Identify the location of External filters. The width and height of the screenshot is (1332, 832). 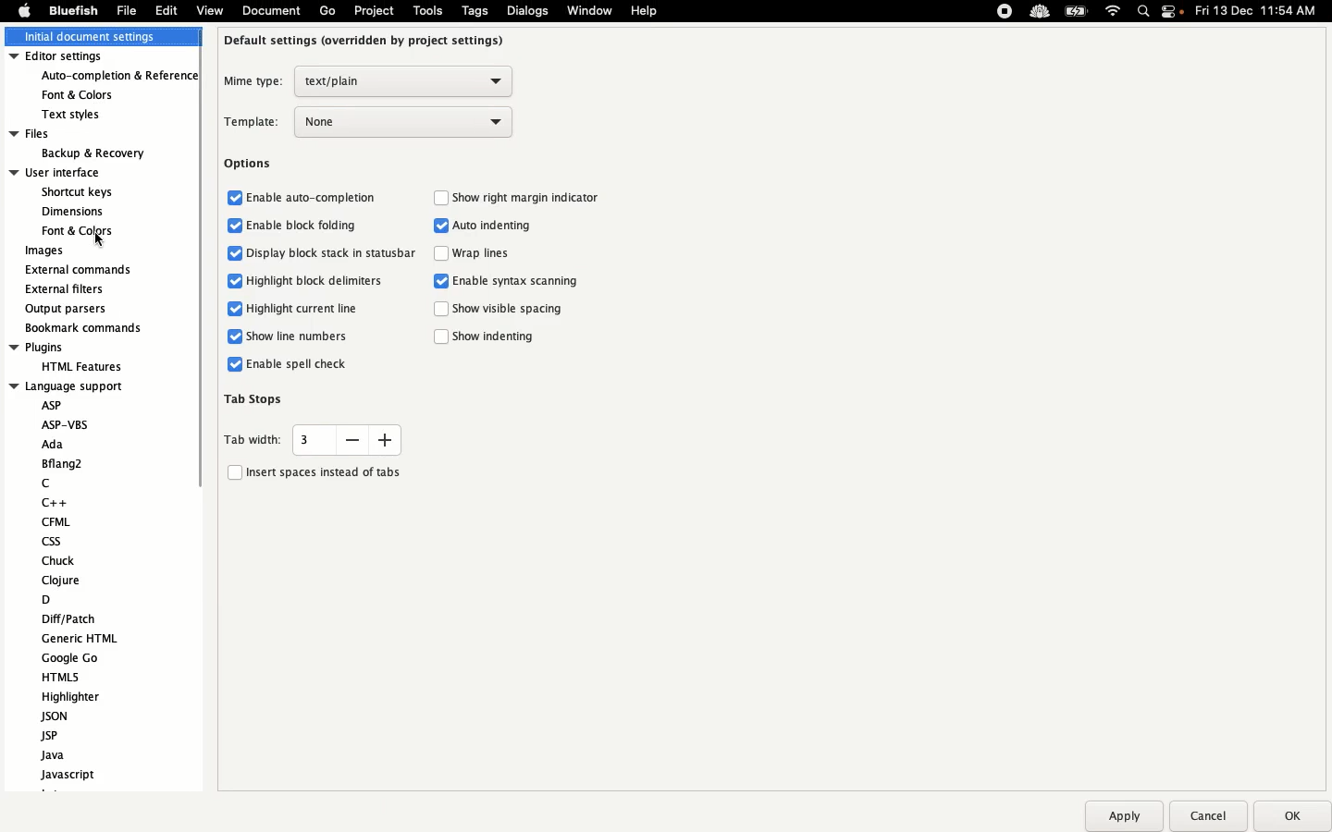
(68, 289).